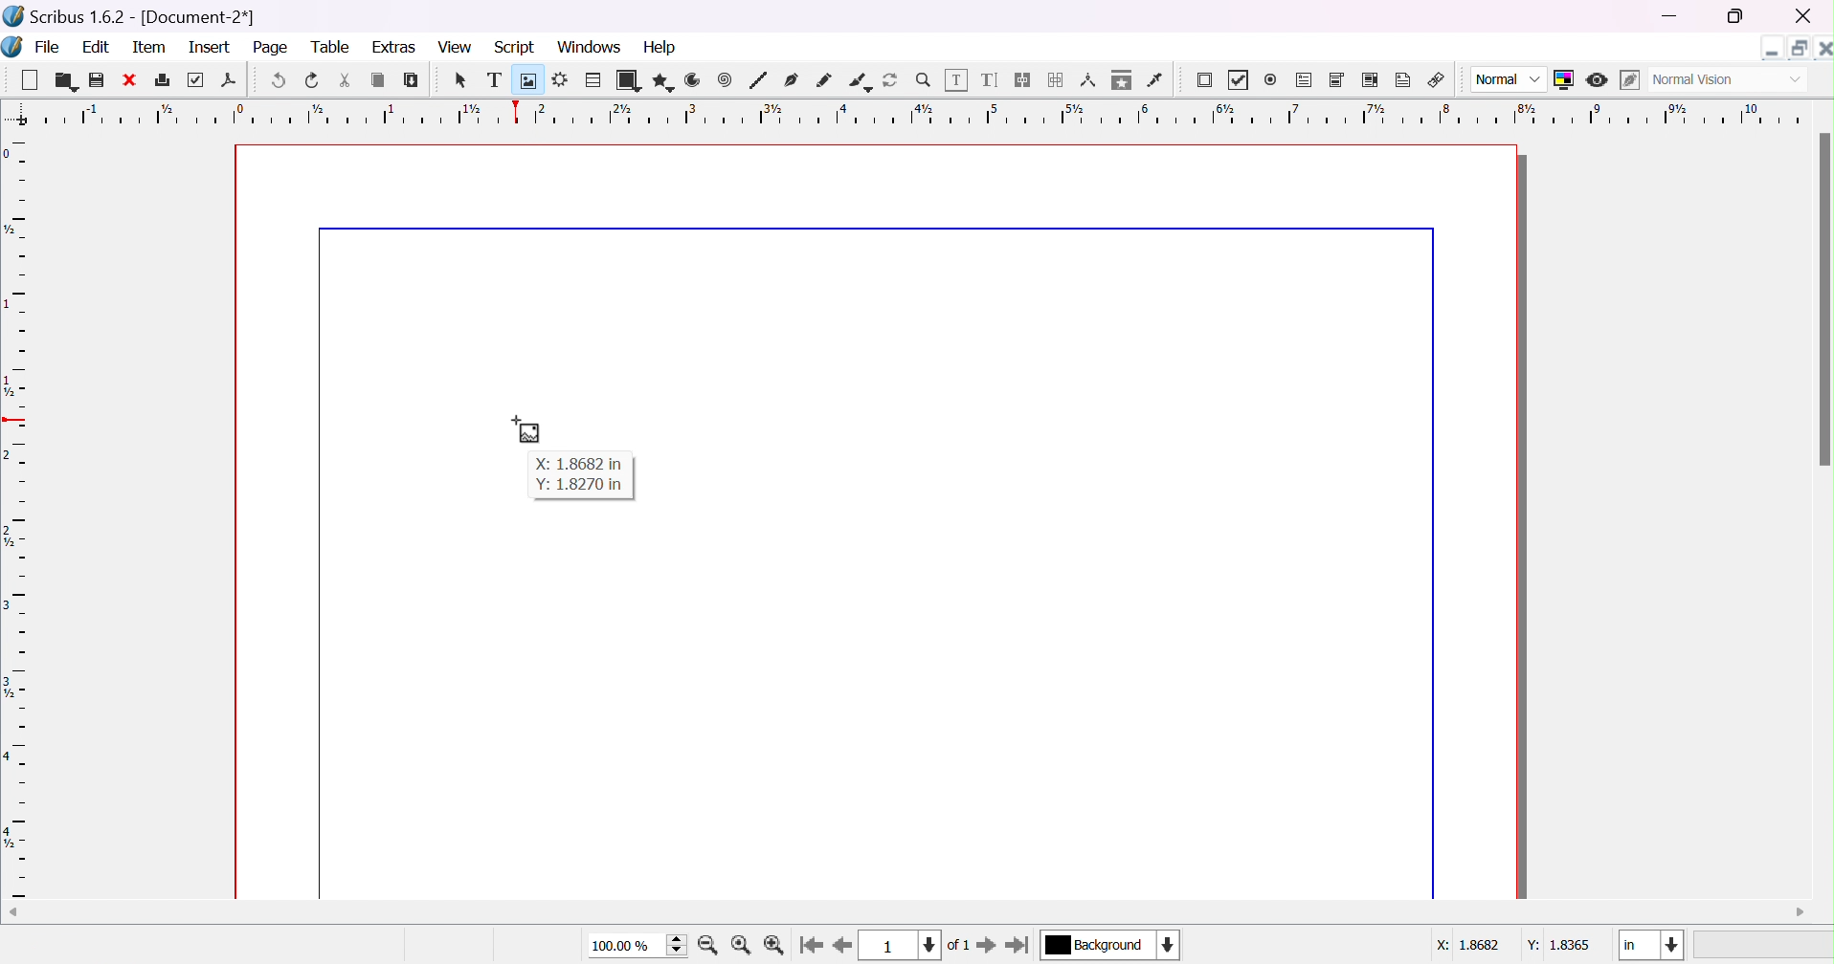 This screenshot has width=1834, height=964. I want to click on close, so click(1823, 46).